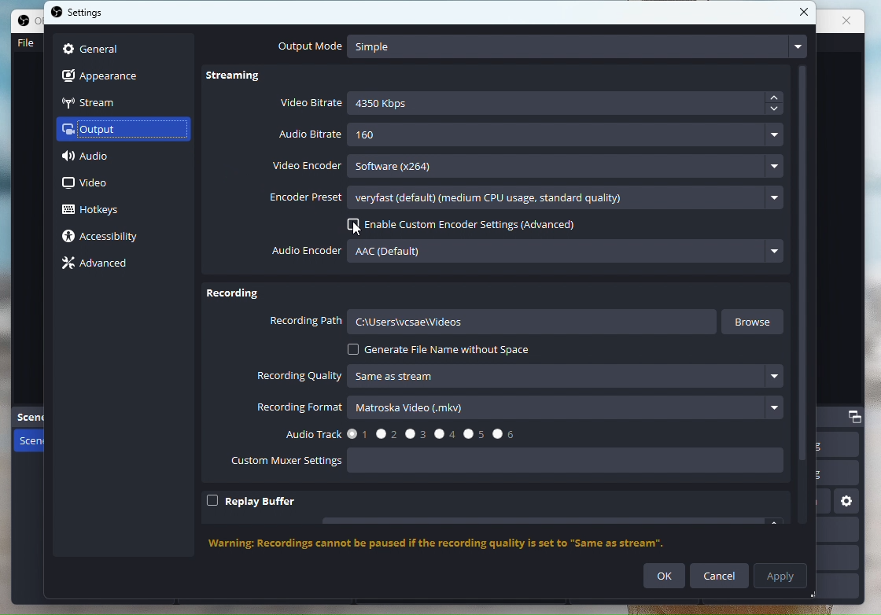 The width and height of the screenshot is (881, 615). Describe the element at coordinates (101, 263) in the screenshot. I see `Advance` at that location.